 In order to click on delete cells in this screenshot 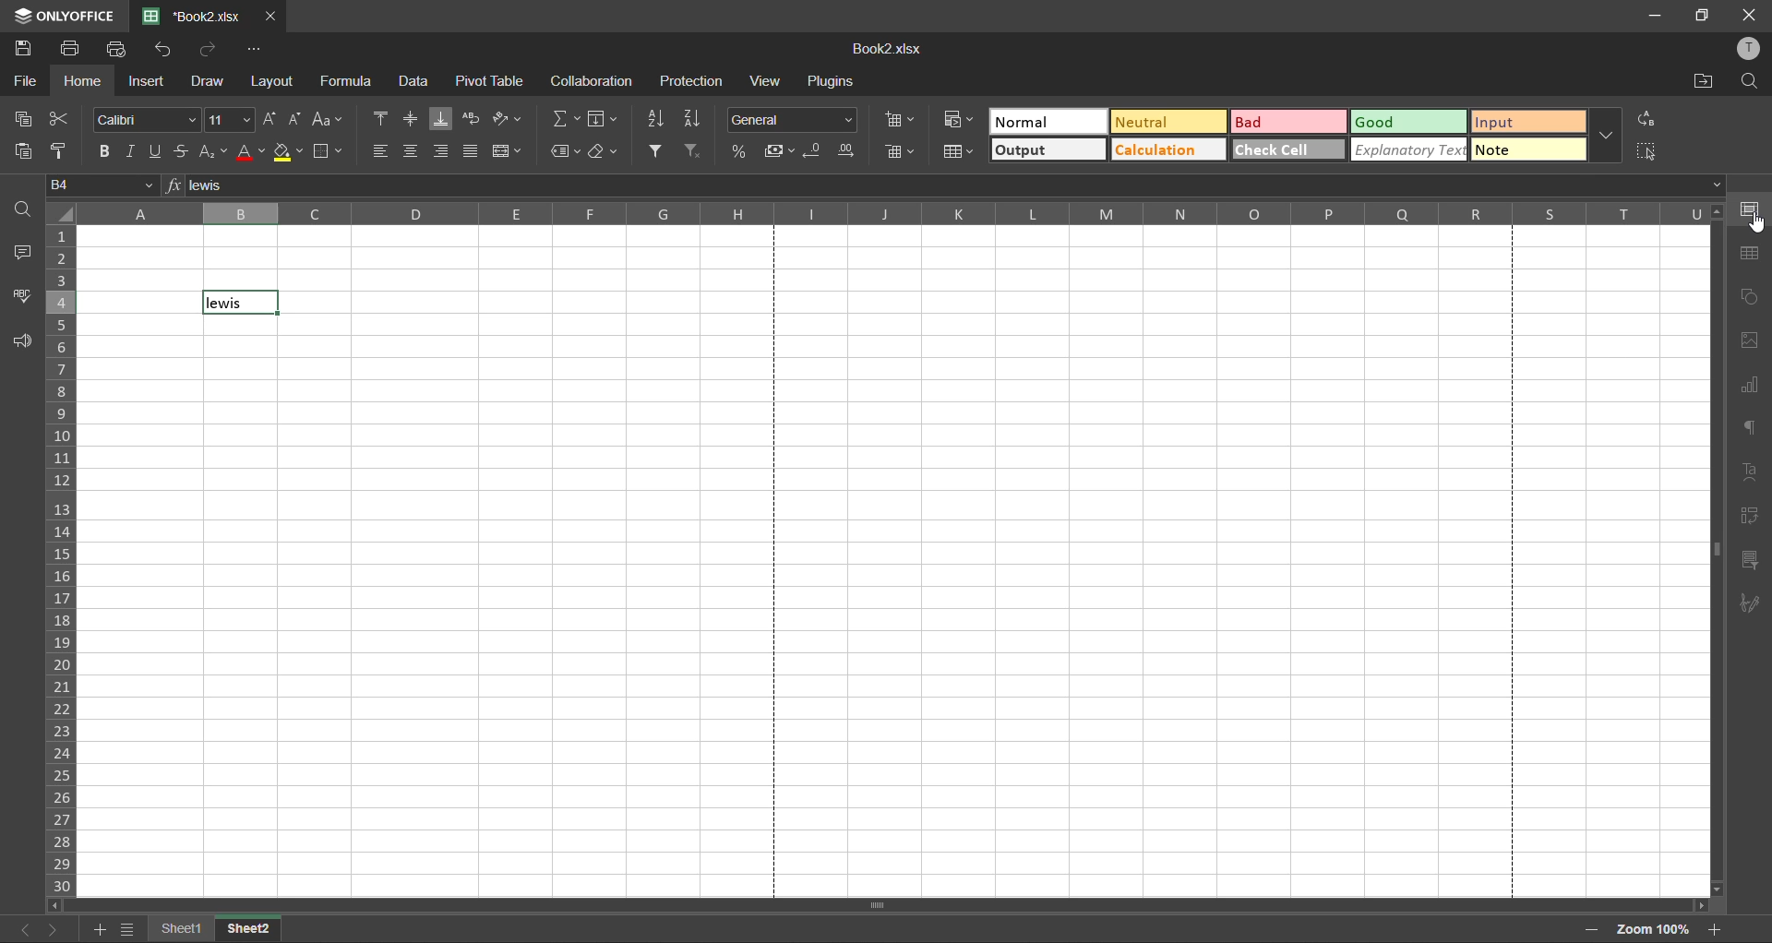, I will do `click(900, 153)`.